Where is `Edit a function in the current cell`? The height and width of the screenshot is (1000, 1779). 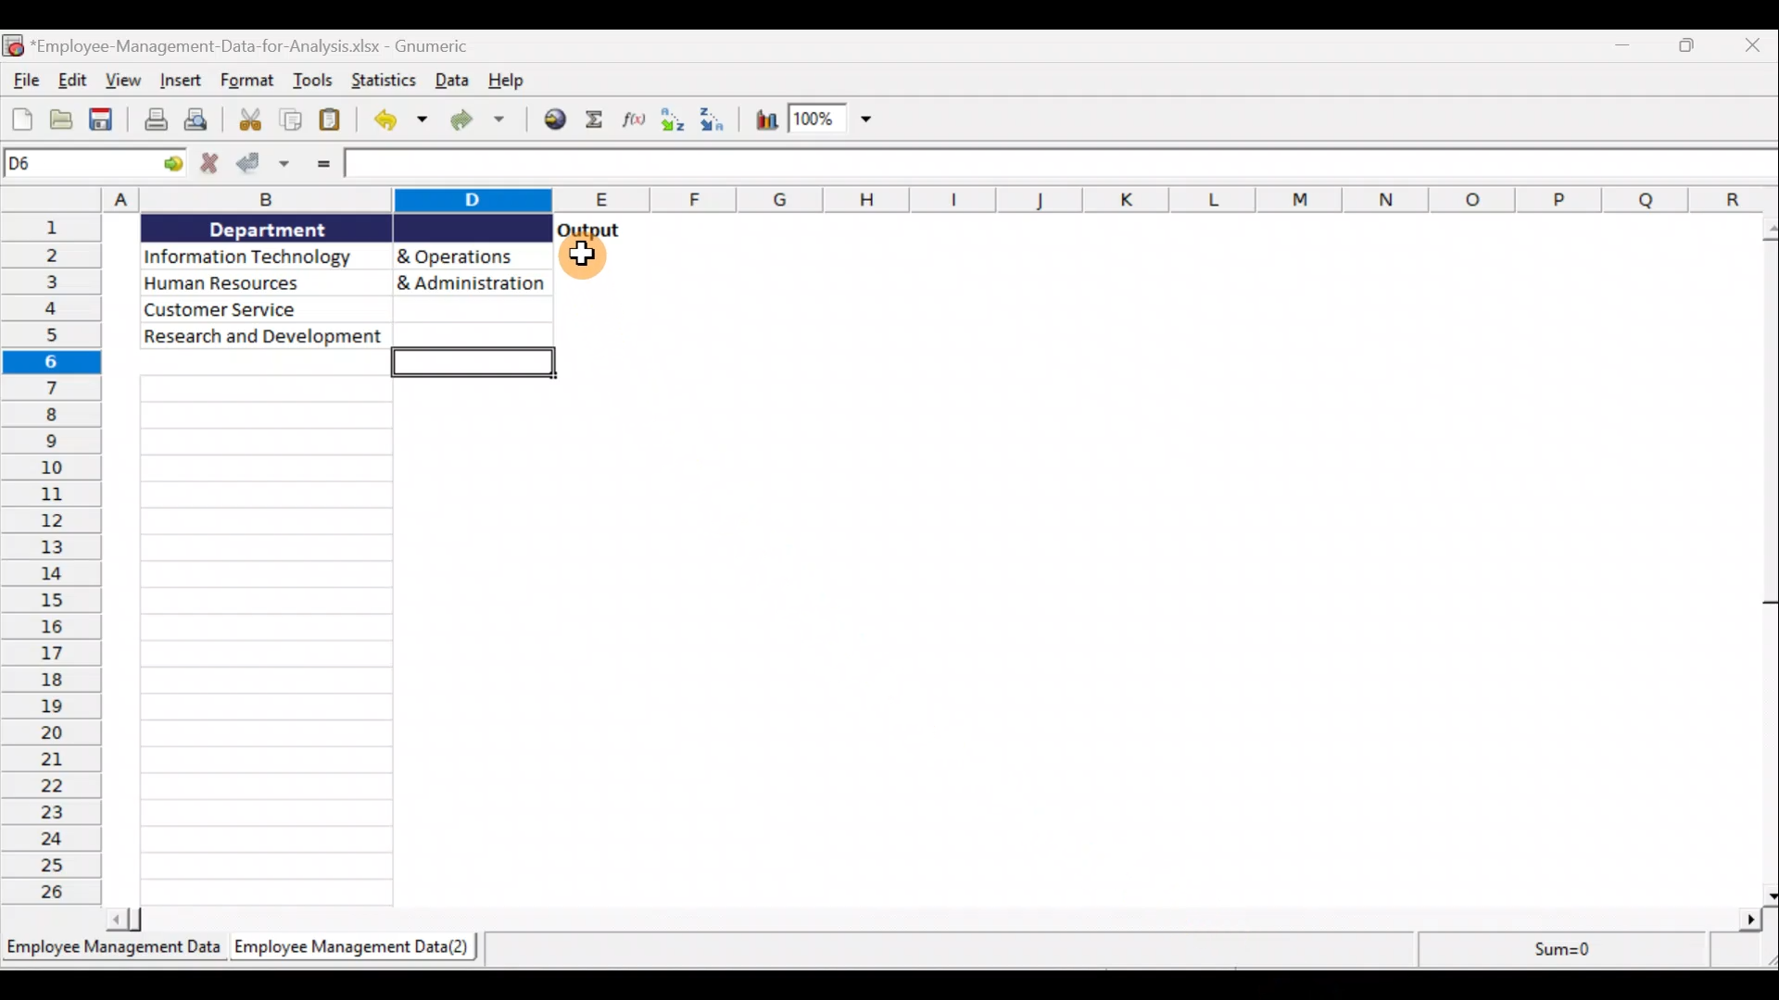
Edit a function in the current cell is located at coordinates (633, 118).